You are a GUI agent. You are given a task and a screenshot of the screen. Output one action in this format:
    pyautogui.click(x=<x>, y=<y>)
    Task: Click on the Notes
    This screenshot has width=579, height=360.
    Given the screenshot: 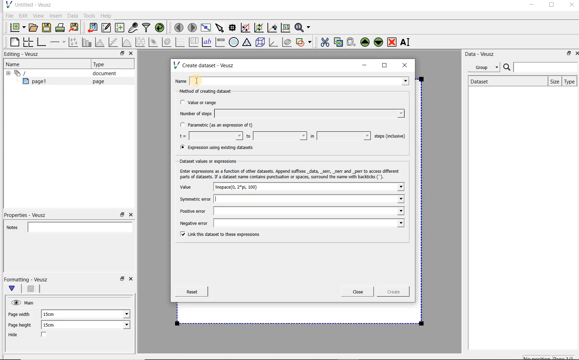 What is the action you would take?
    pyautogui.click(x=67, y=226)
    